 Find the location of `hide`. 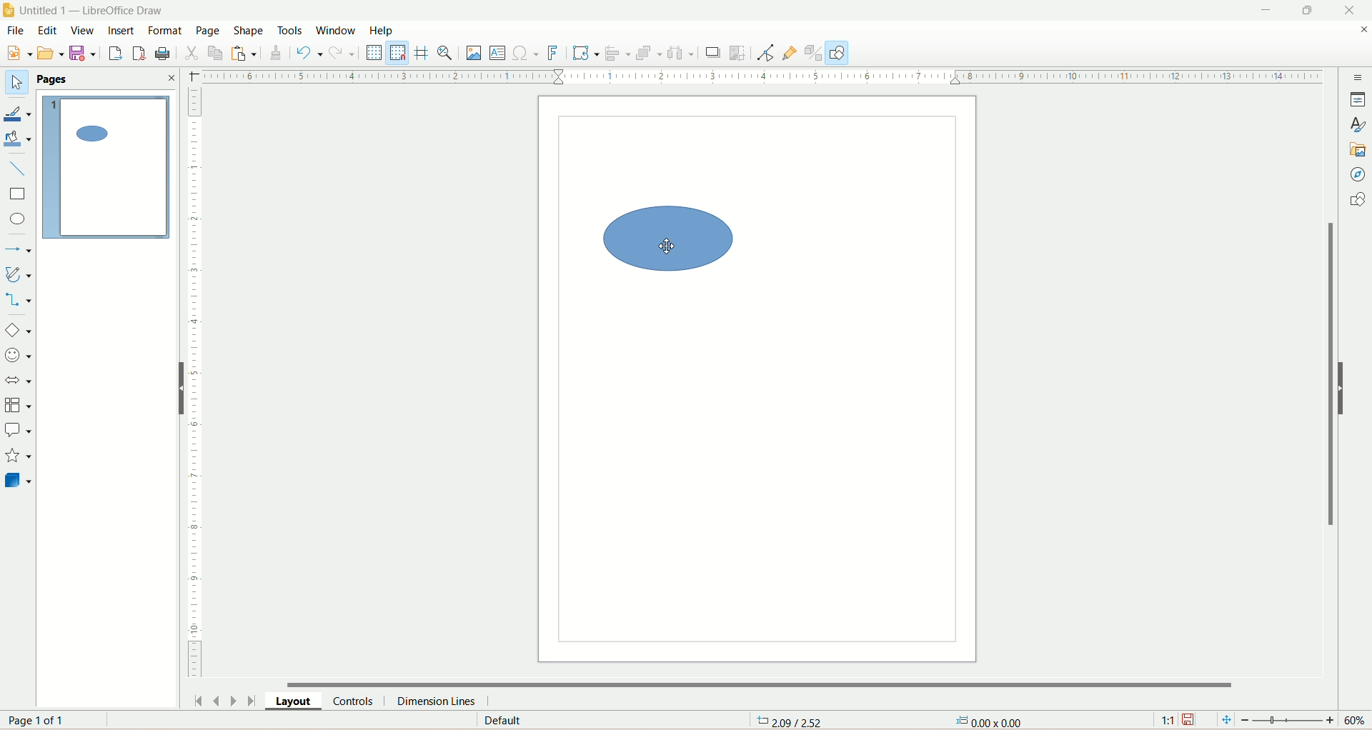

hide is located at coordinates (1345, 387).